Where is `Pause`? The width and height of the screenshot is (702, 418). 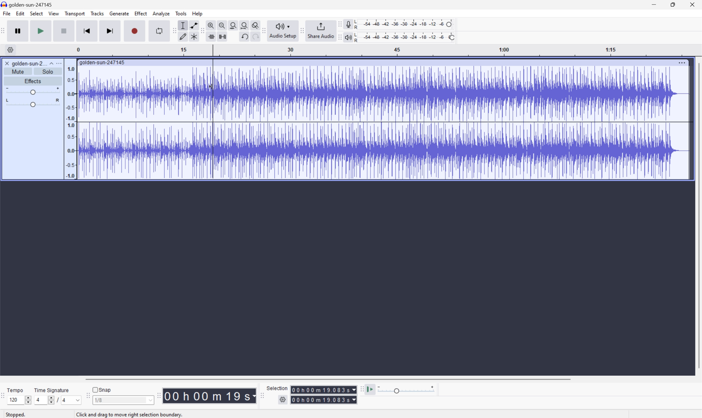 Pause is located at coordinates (17, 31).